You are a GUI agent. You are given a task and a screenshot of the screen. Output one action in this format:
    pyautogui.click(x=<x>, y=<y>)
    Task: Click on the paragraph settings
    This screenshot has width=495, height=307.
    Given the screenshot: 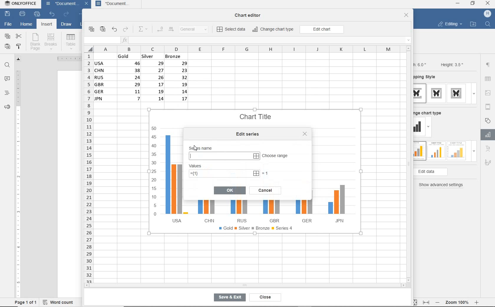 What is the action you would take?
    pyautogui.click(x=488, y=65)
    